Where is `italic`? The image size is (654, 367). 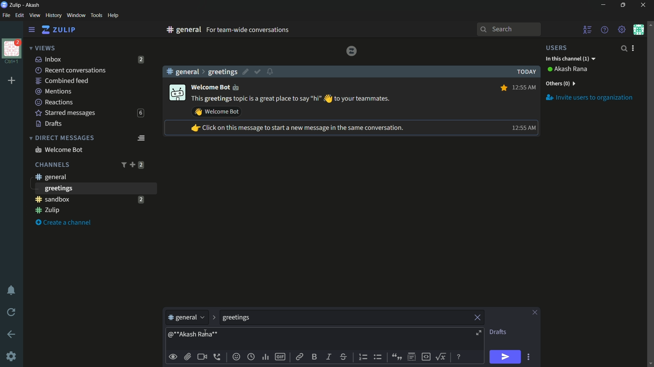
italic is located at coordinates (328, 356).